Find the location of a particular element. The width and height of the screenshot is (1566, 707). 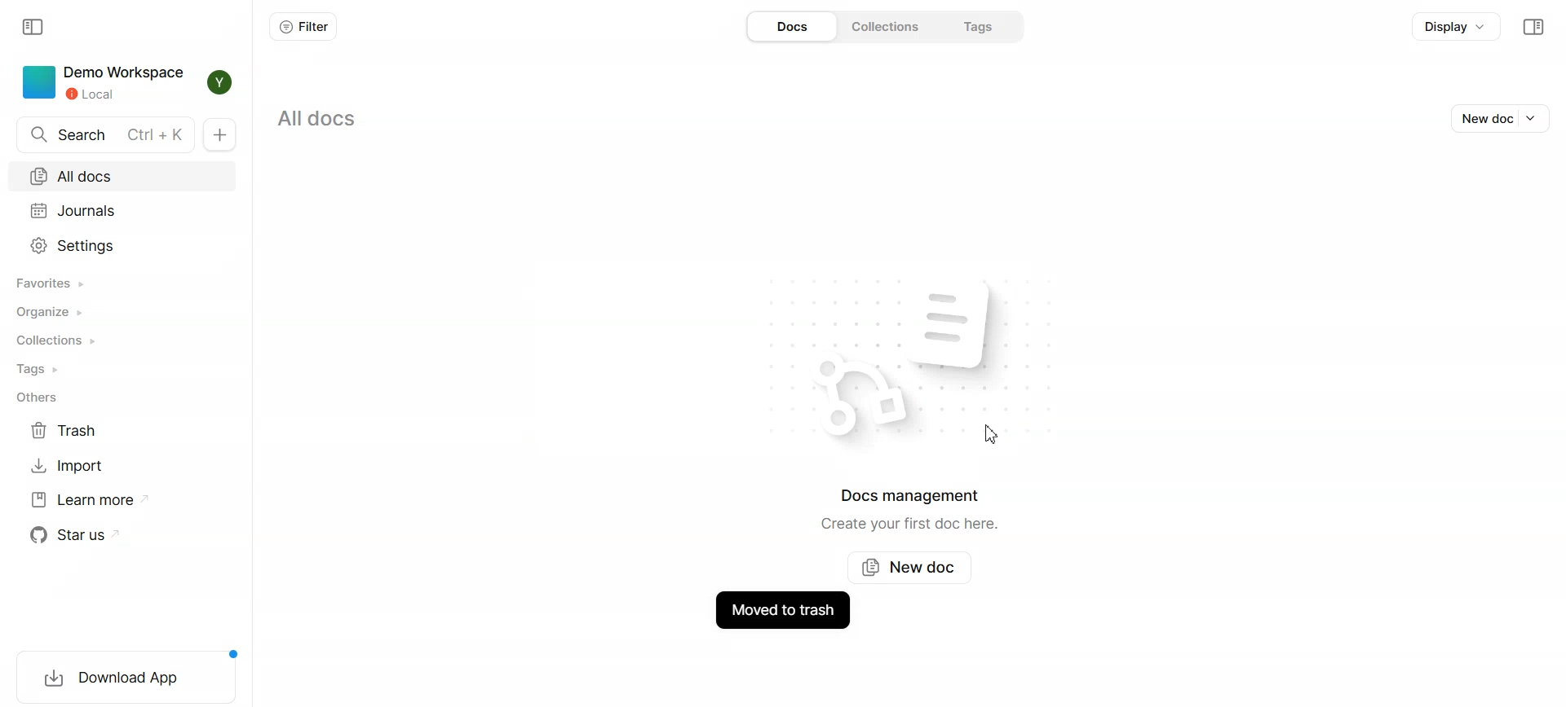

Journals is located at coordinates (121, 213).